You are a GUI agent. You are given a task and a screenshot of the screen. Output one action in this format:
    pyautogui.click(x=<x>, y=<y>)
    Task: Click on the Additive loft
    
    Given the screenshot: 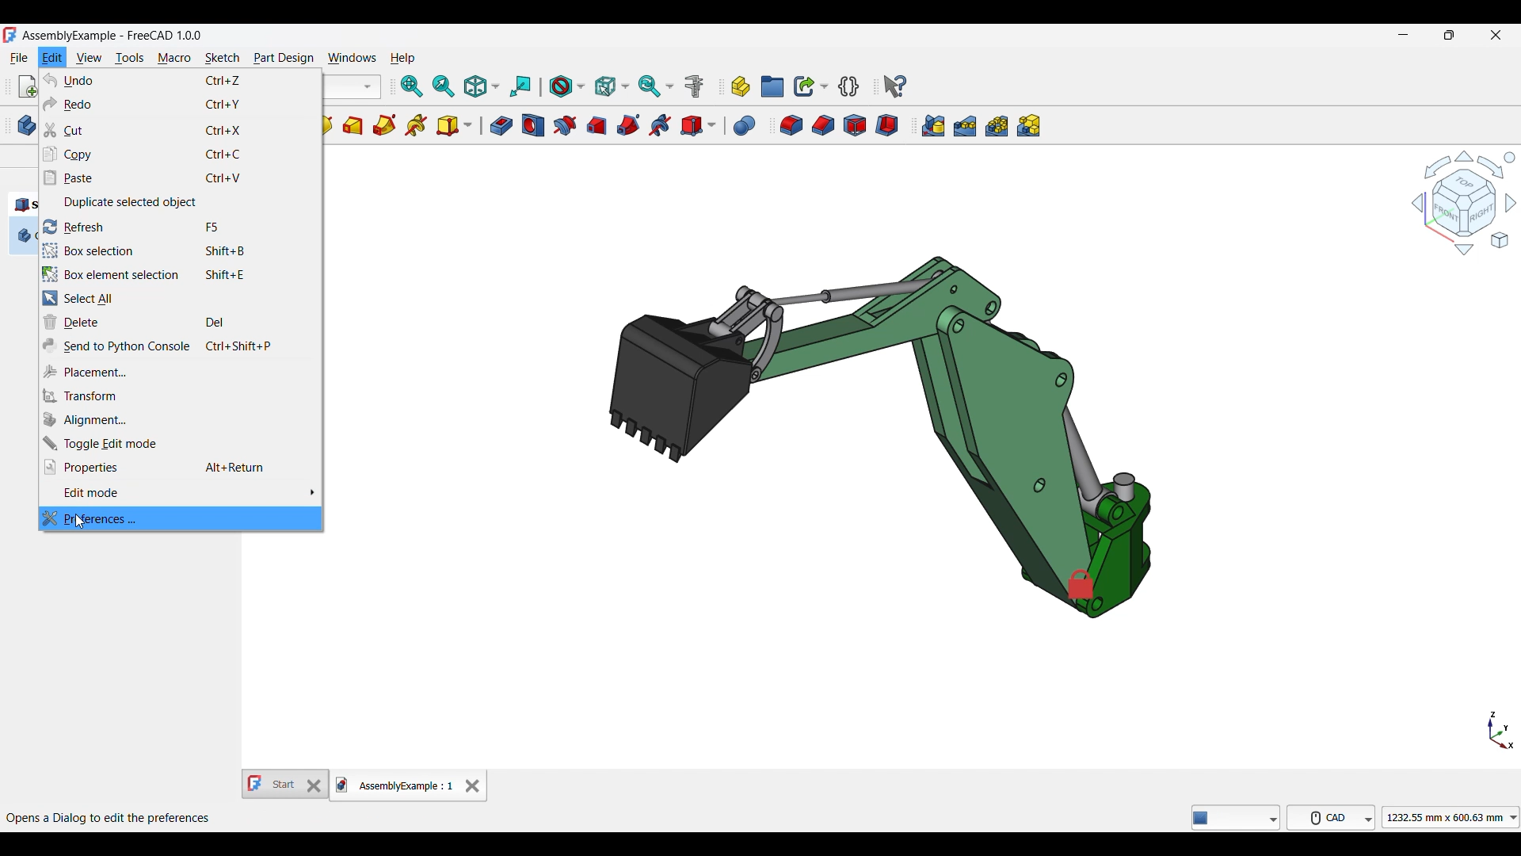 What is the action you would take?
    pyautogui.click(x=353, y=125)
    